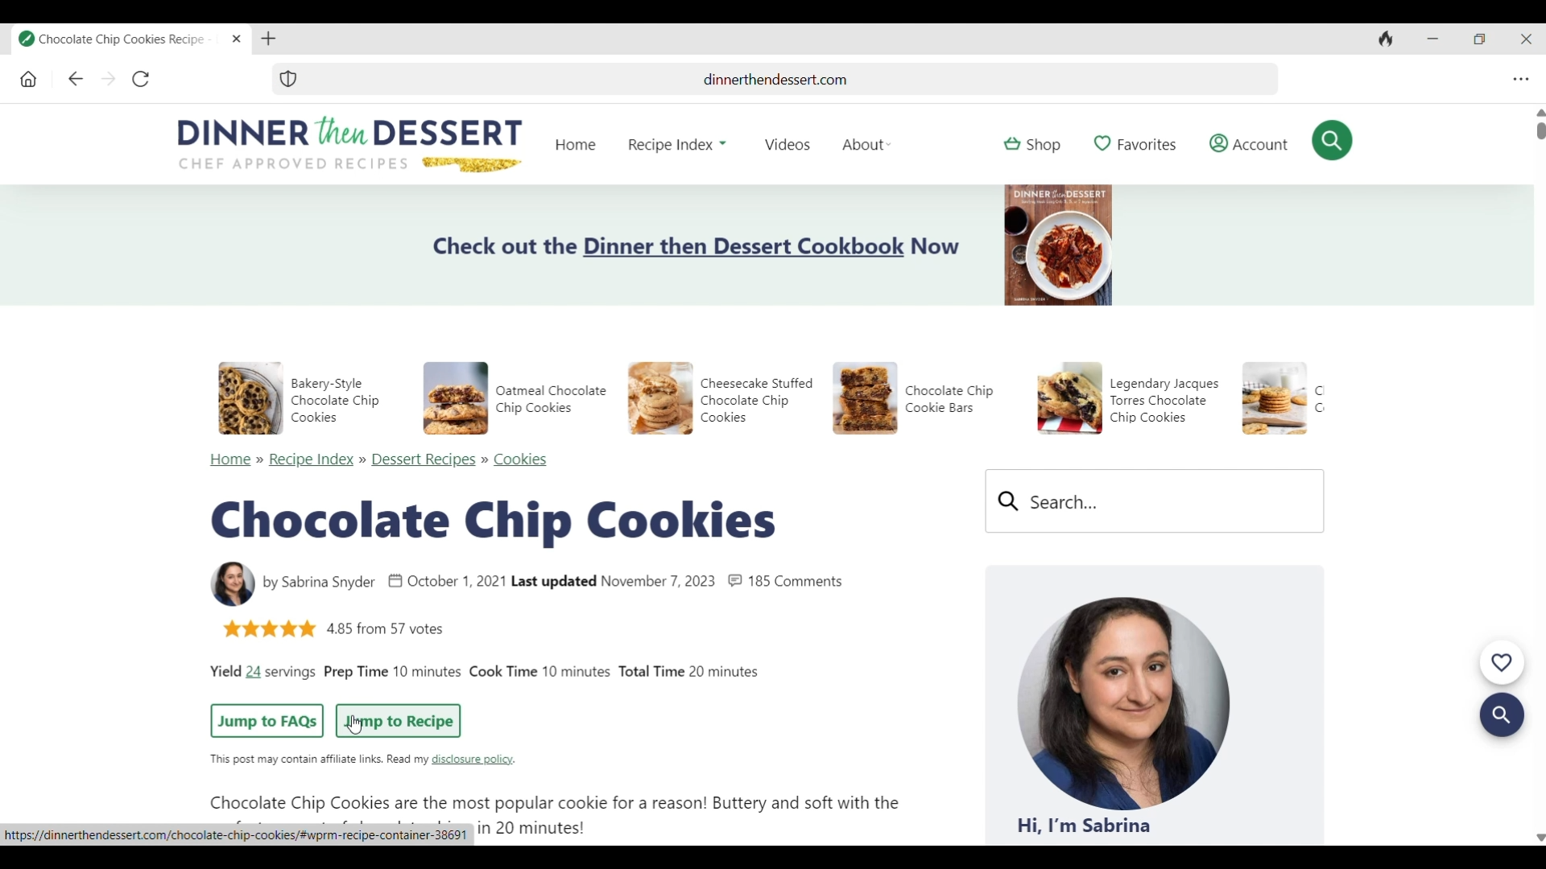  What do you see at coordinates (563, 583) in the screenshot?
I see `October 1, 2021 Last updated November 7, 2023` at bounding box center [563, 583].